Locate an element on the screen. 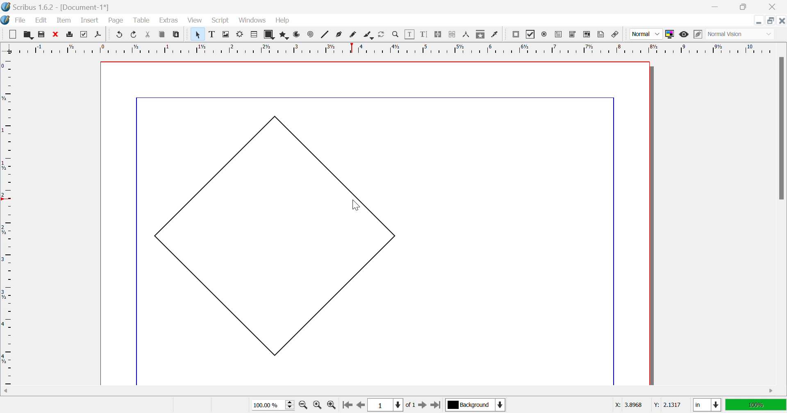  Restore down is located at coordinates (771, 20).